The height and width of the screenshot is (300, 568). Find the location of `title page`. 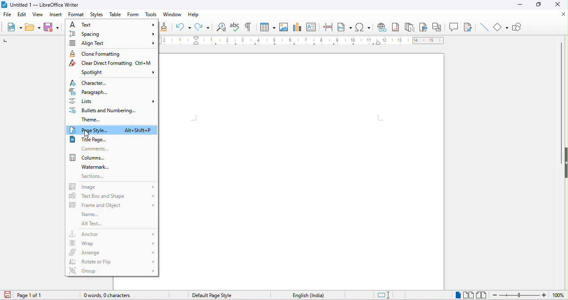

title page is located at coordinates (92, 139).